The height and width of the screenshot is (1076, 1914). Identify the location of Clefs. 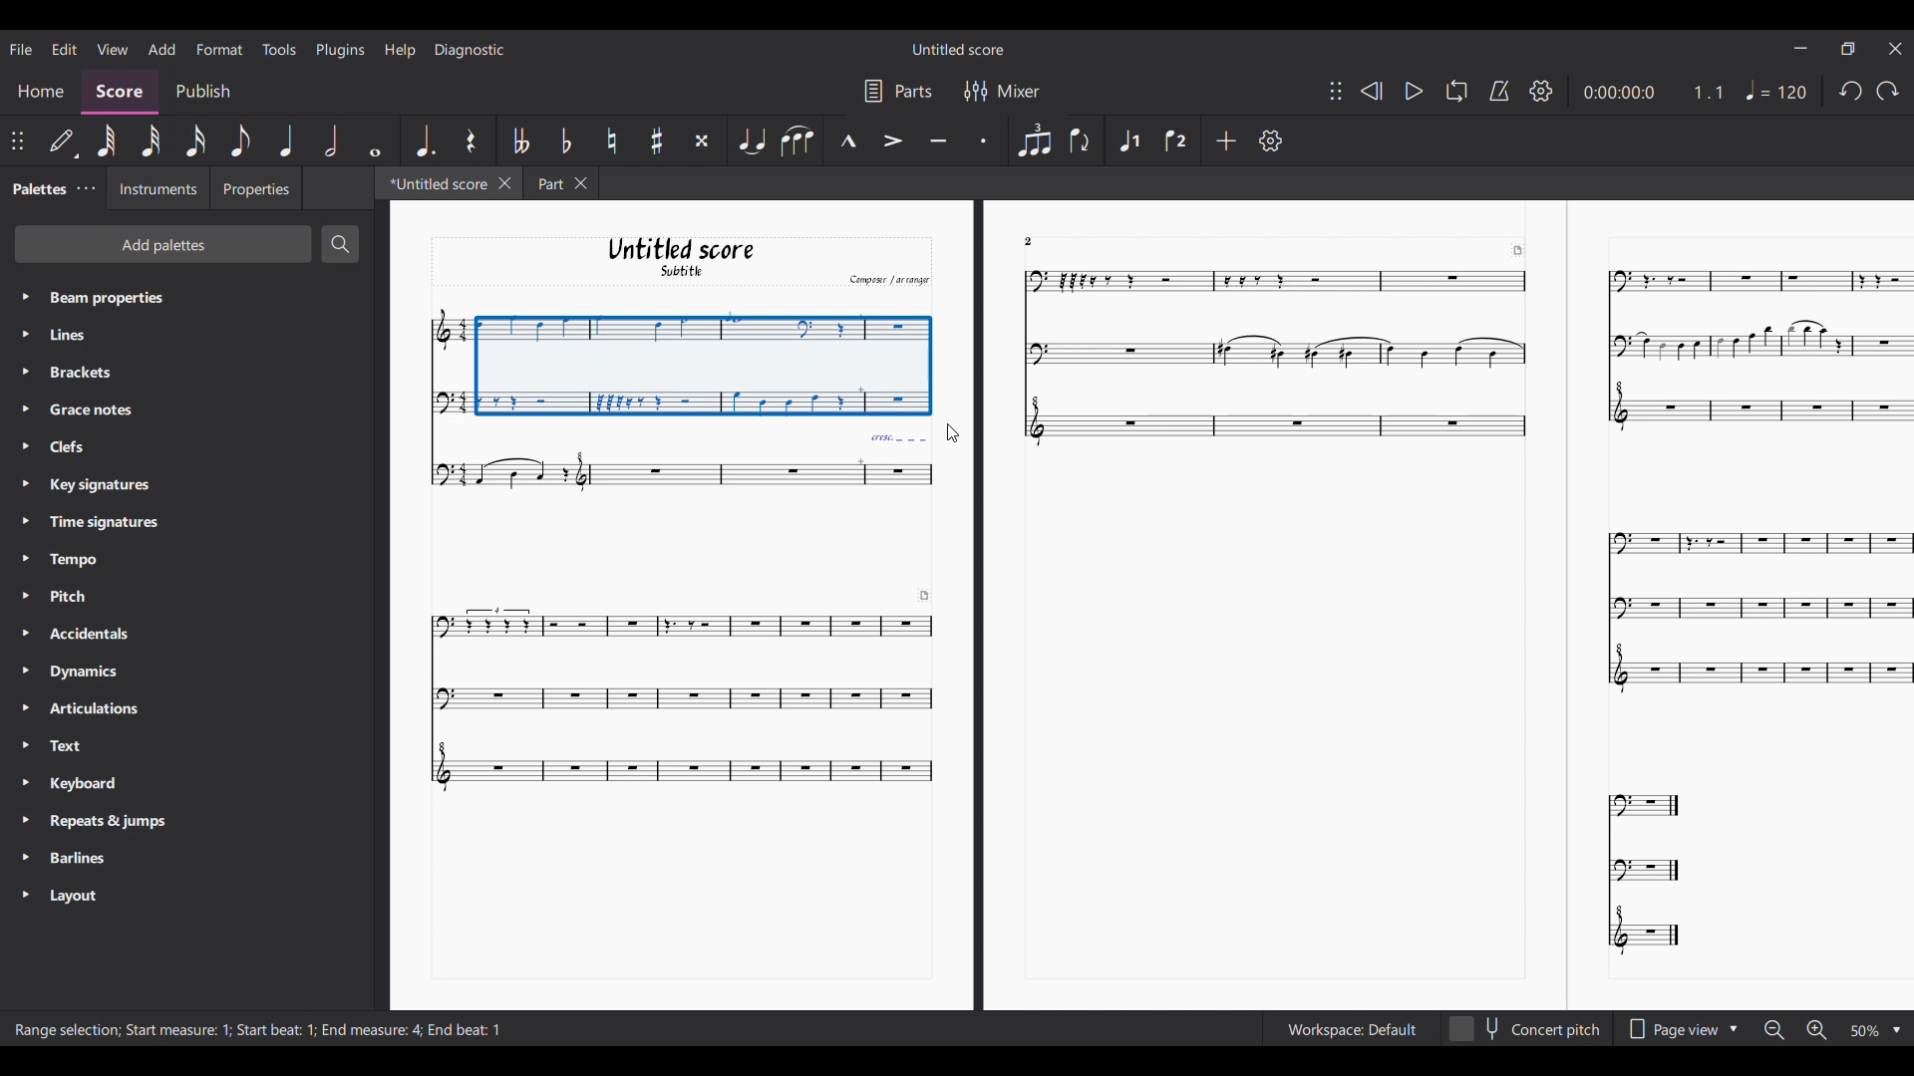
(84, 446).